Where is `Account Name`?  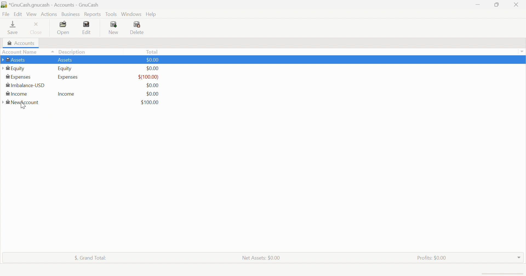 Account Name is located at coordinates (28, 52).